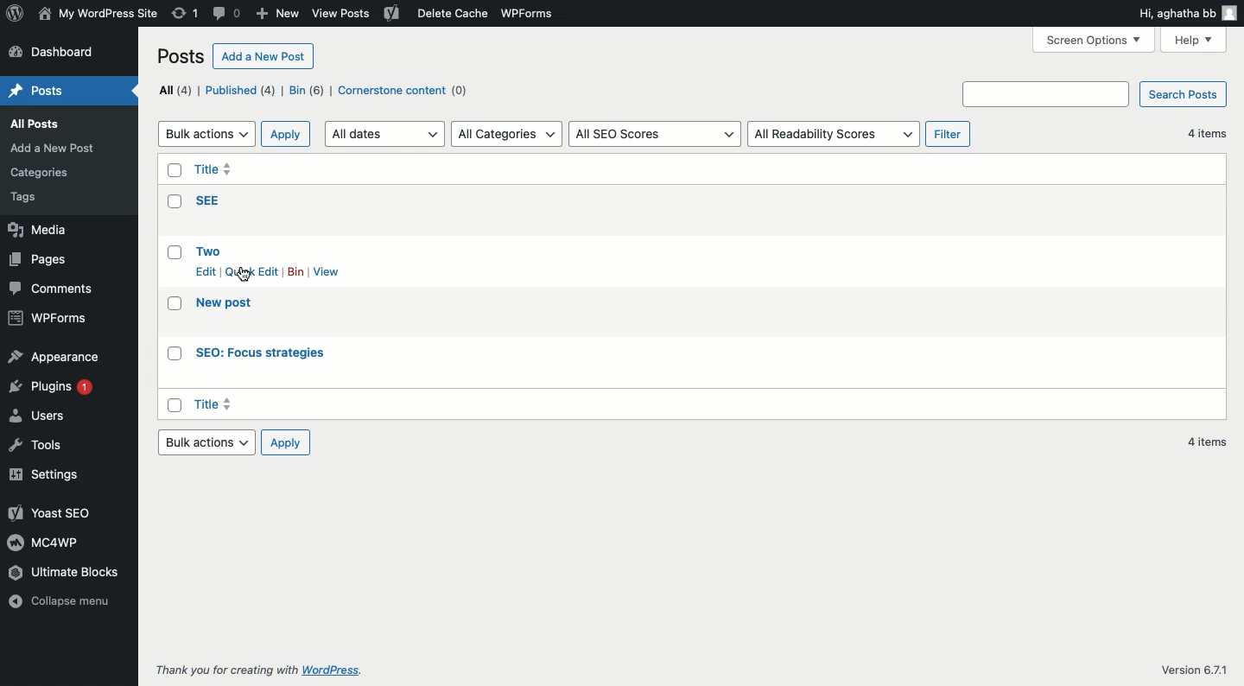 This screenshot has width=1244, height=686. I want to click on Collapse menu, so click(62, 610).